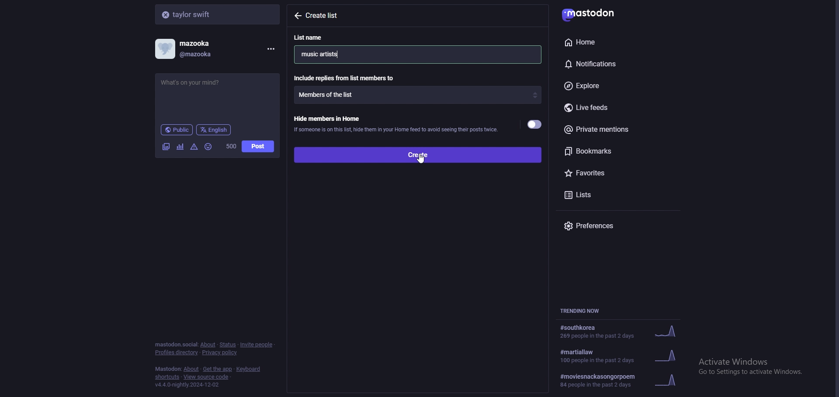  Describe the element at coordinates (619, 332) in the screenshot. I see `trending` at that location.